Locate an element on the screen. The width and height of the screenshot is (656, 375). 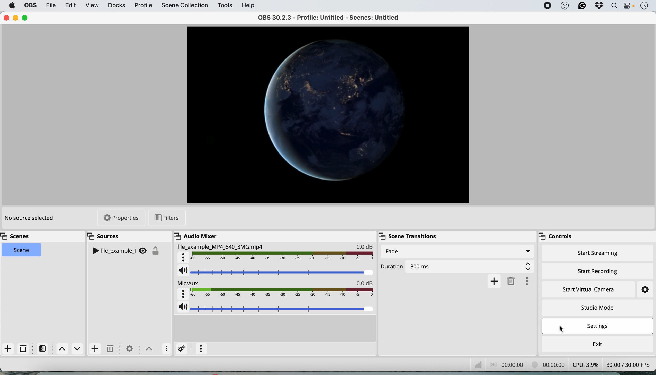
start recording is located at coordinates (598, 270).